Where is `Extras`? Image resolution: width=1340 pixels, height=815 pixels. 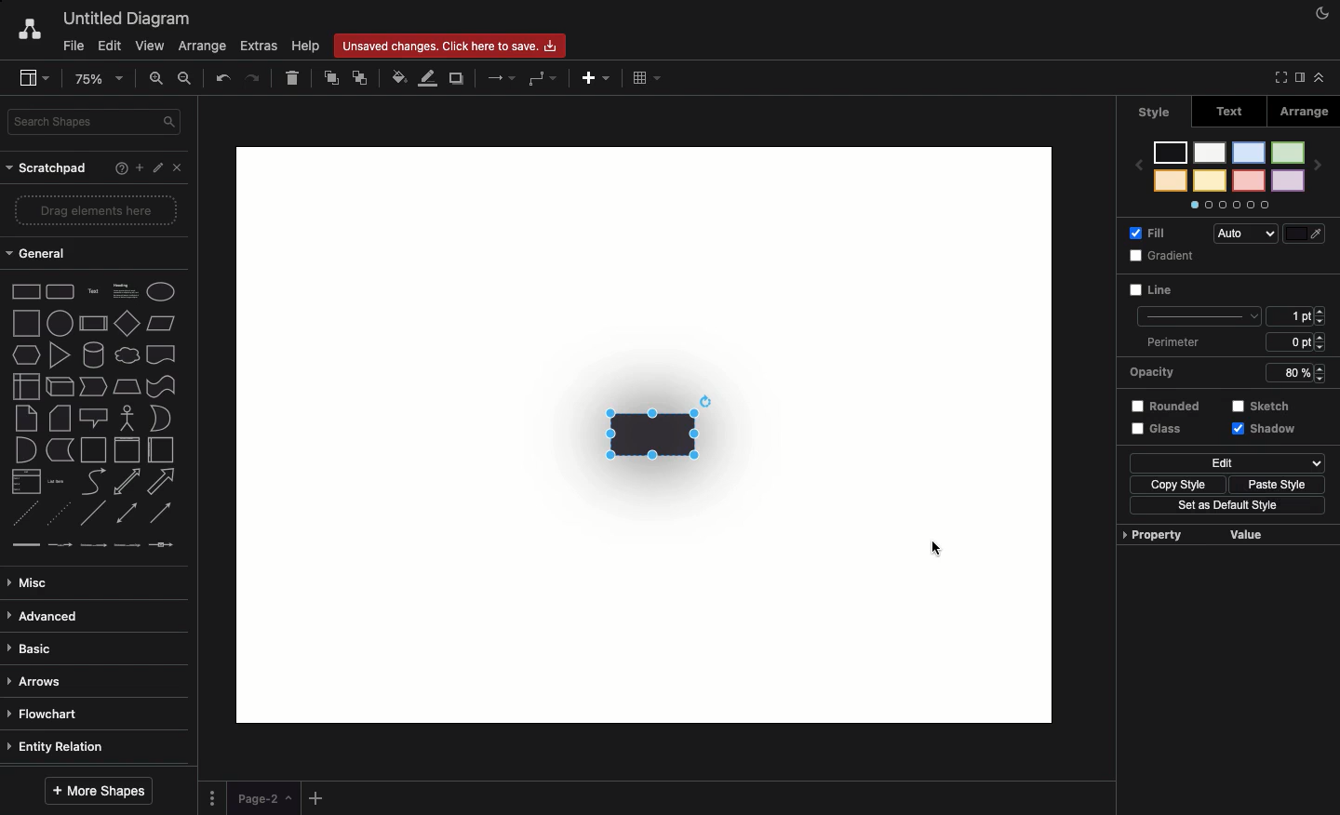
Extras is located at coordinates (257, 46).